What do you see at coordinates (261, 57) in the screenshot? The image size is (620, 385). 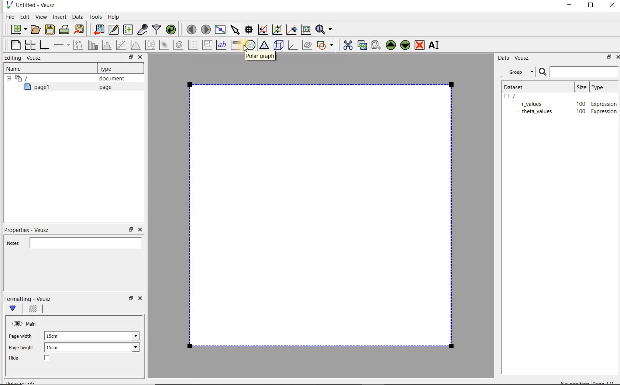 I see `Polar graph` at bounding box center [261, 57].